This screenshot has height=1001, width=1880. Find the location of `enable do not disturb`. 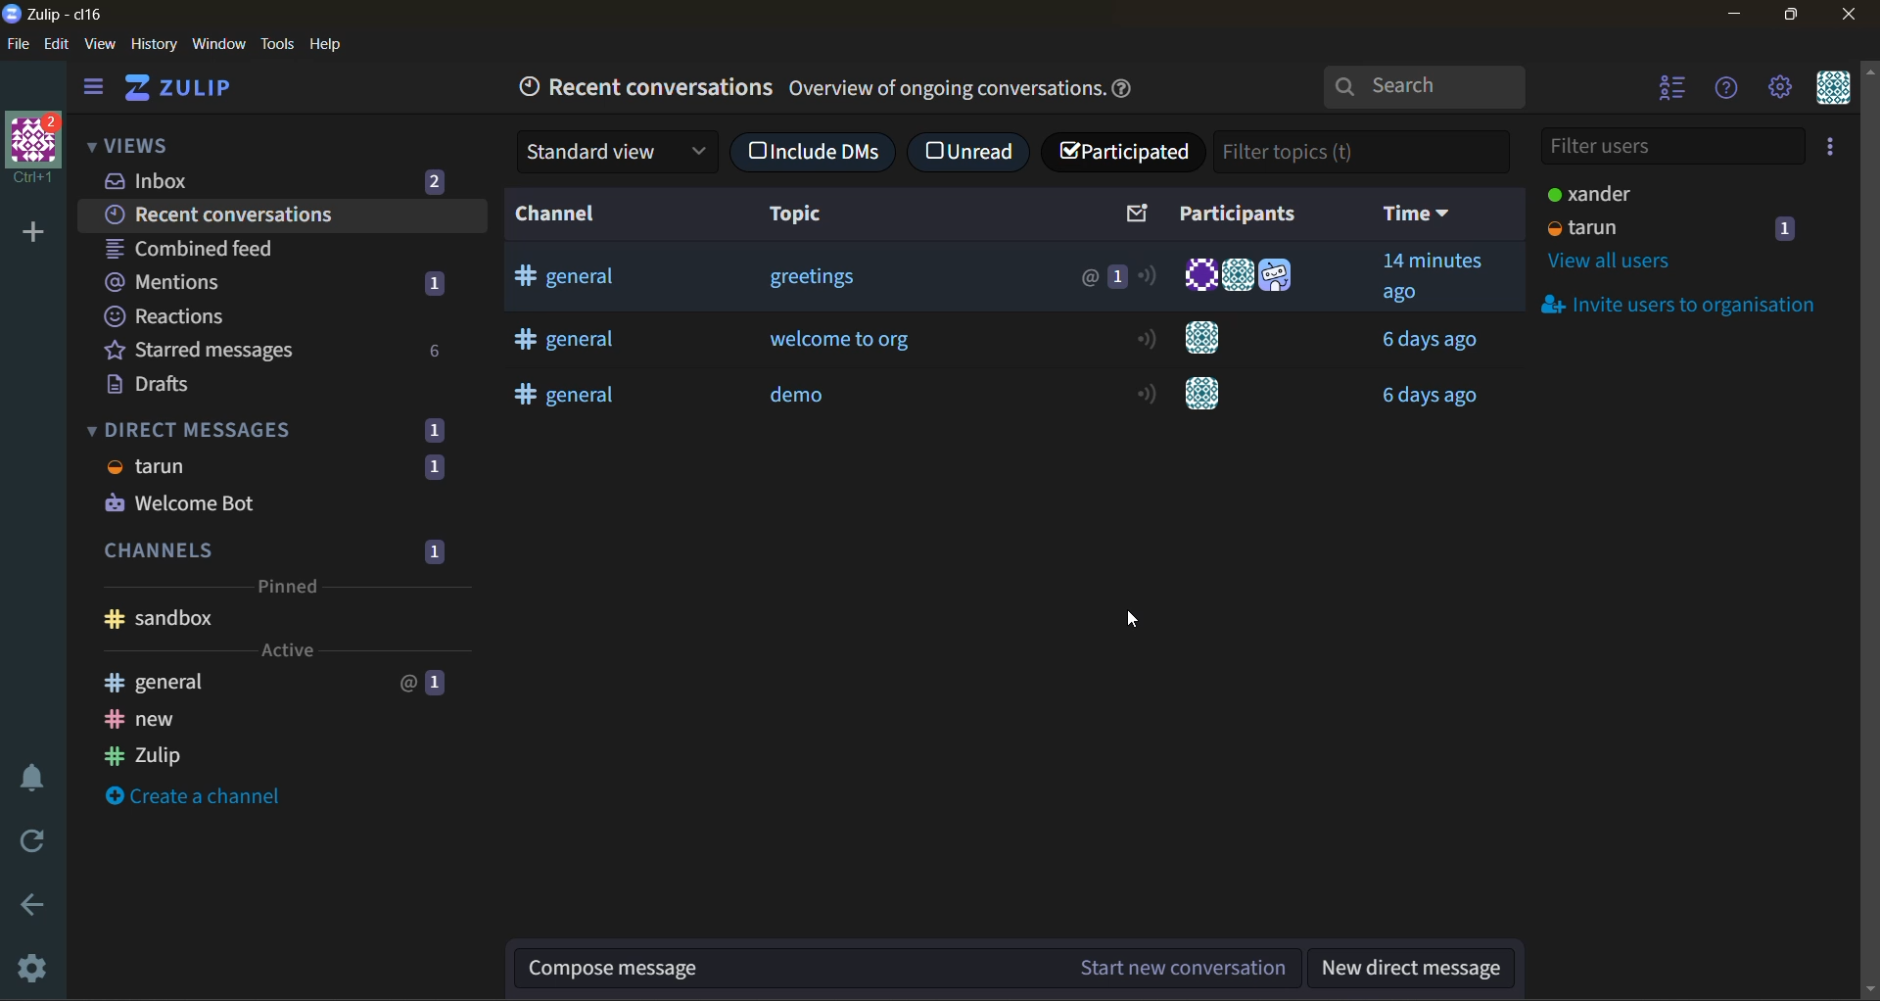

enable do not disturb is located at coordinates (40, 779).